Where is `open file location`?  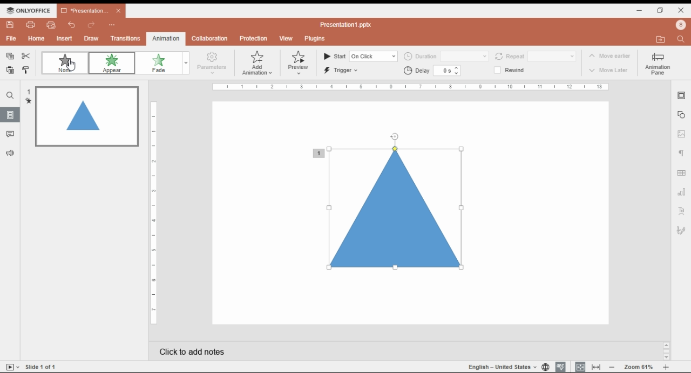 open file location is located at coordinates (661, 40).